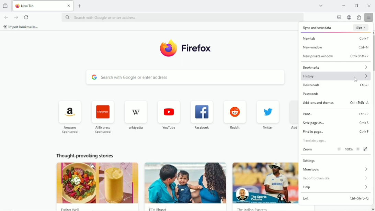 The height and width of the screenshot is (211, 375). Describe the element at coordinates (321, 5) in the screenshot. I see `list all tabs` at that location.